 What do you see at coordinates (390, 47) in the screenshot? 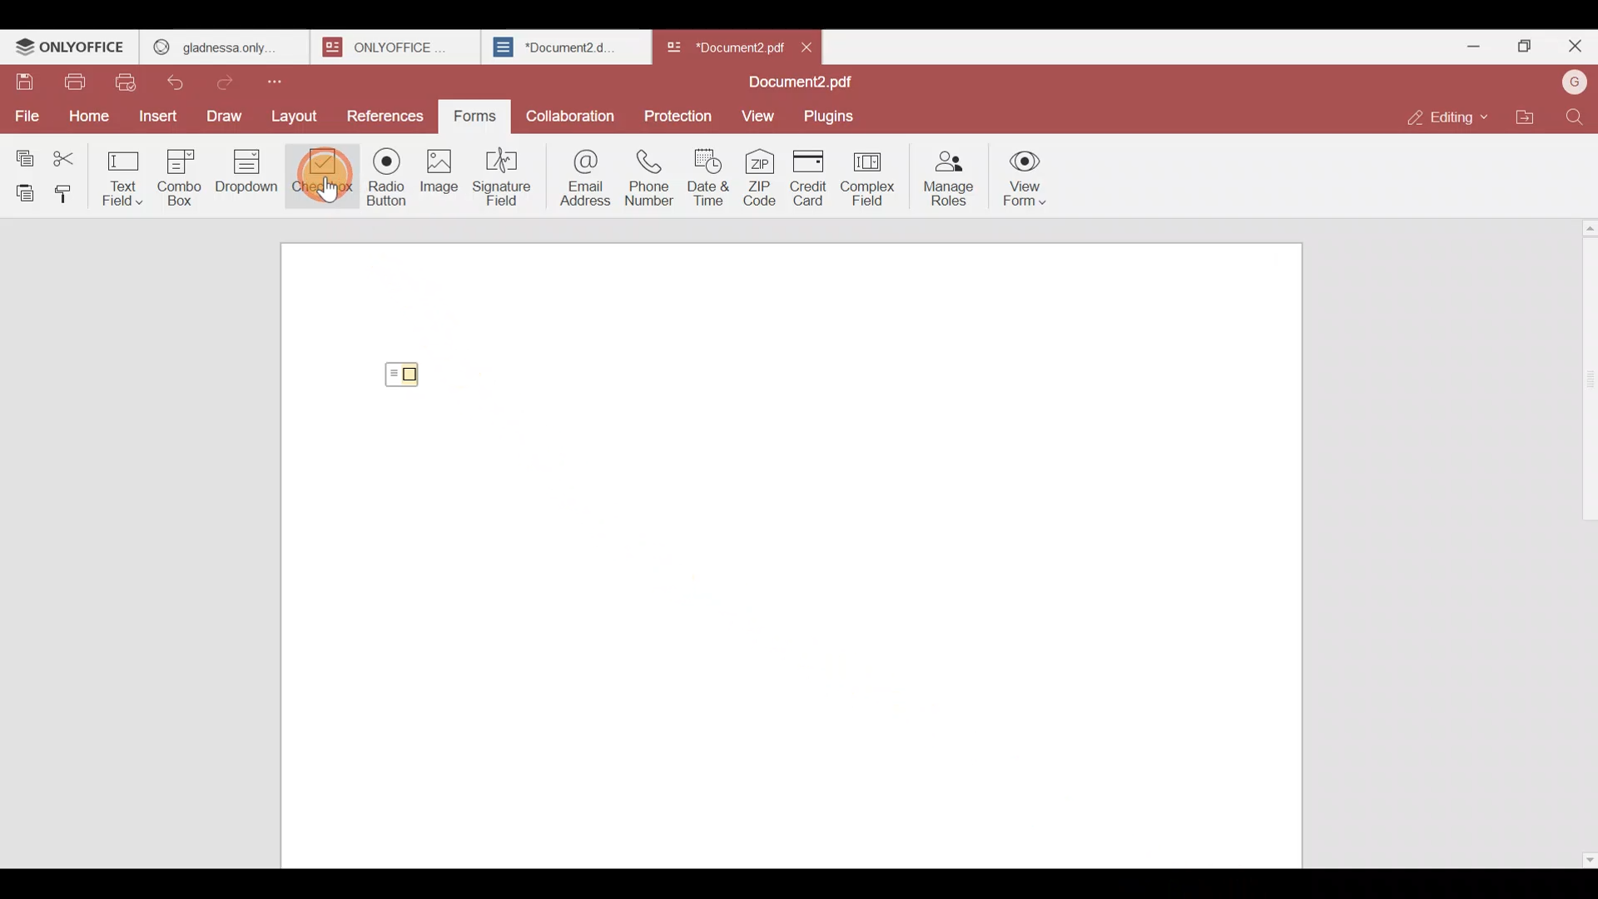
I see `onlyoffice` at bounding box center [390, 47].